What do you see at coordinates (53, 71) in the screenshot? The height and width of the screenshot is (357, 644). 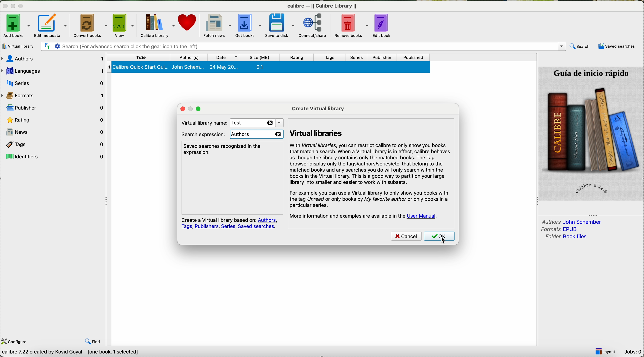 I see `languages` at bounding box center [53, 71].